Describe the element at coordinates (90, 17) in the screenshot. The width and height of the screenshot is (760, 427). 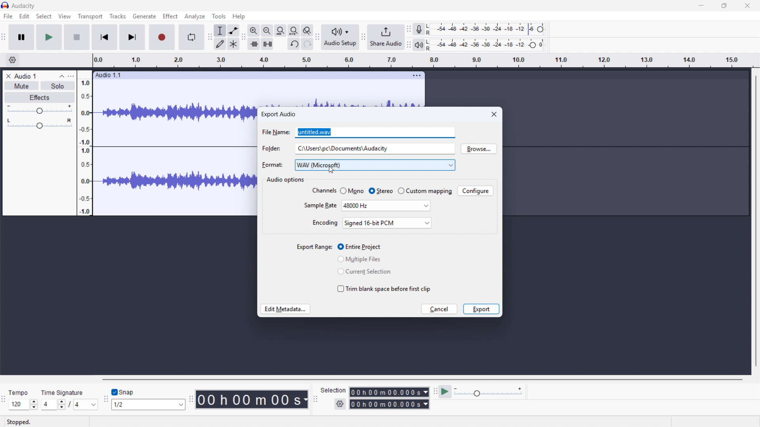
I see `Transport ` at that location.